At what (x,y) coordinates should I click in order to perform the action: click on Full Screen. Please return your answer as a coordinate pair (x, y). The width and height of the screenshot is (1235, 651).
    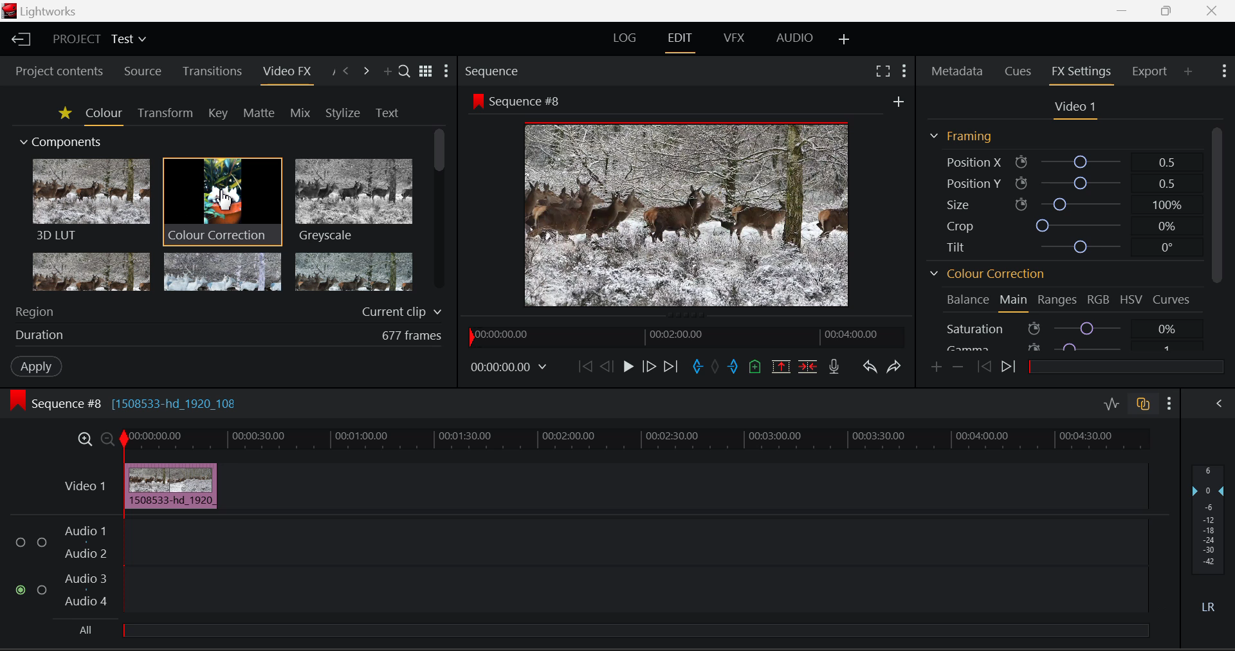
    Looking at the image, I should click on (883, 72).